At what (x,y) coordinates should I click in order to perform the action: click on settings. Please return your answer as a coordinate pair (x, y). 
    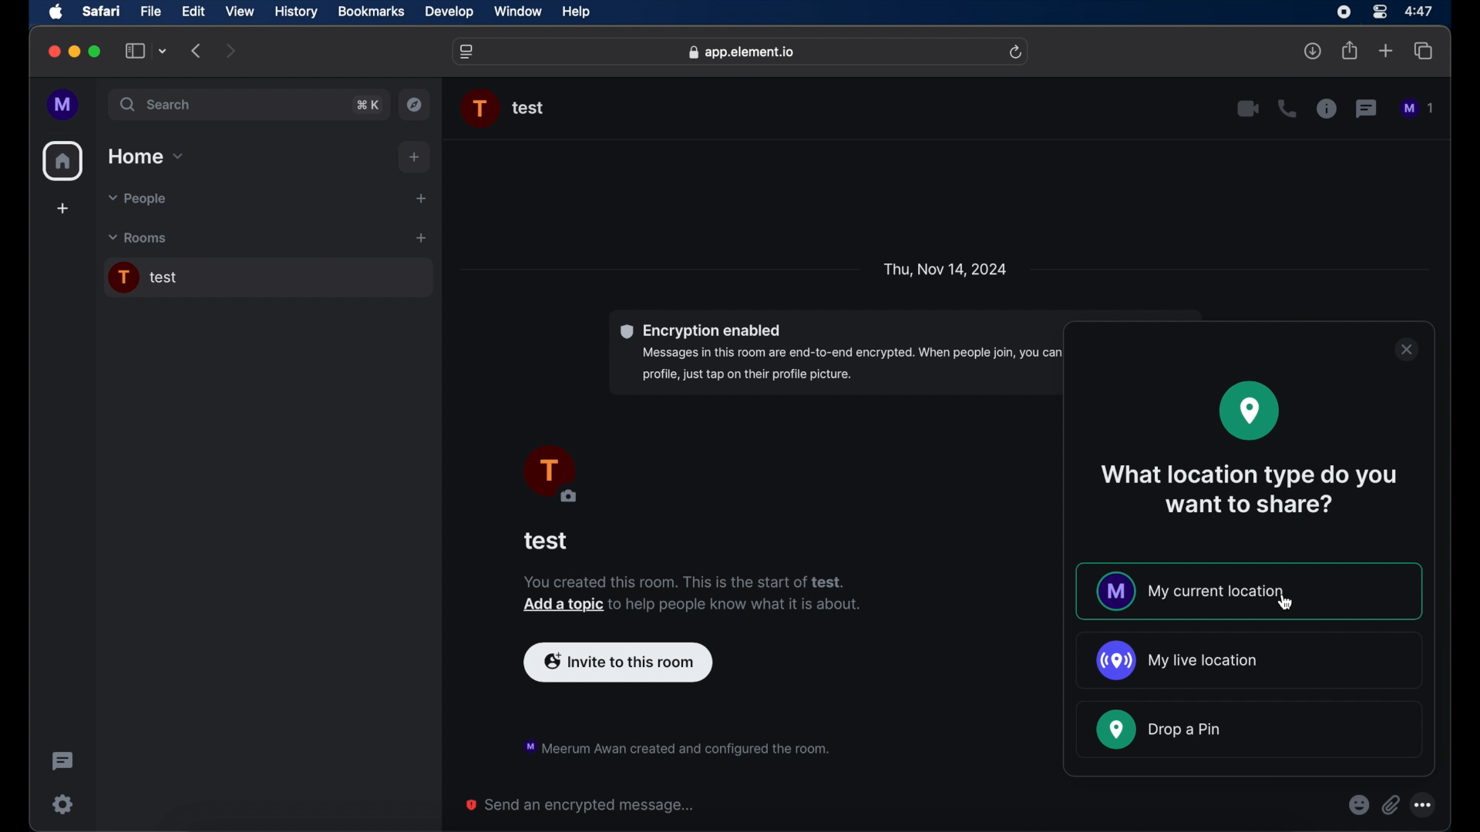
    Looking at the image, I should click on (62, 803).